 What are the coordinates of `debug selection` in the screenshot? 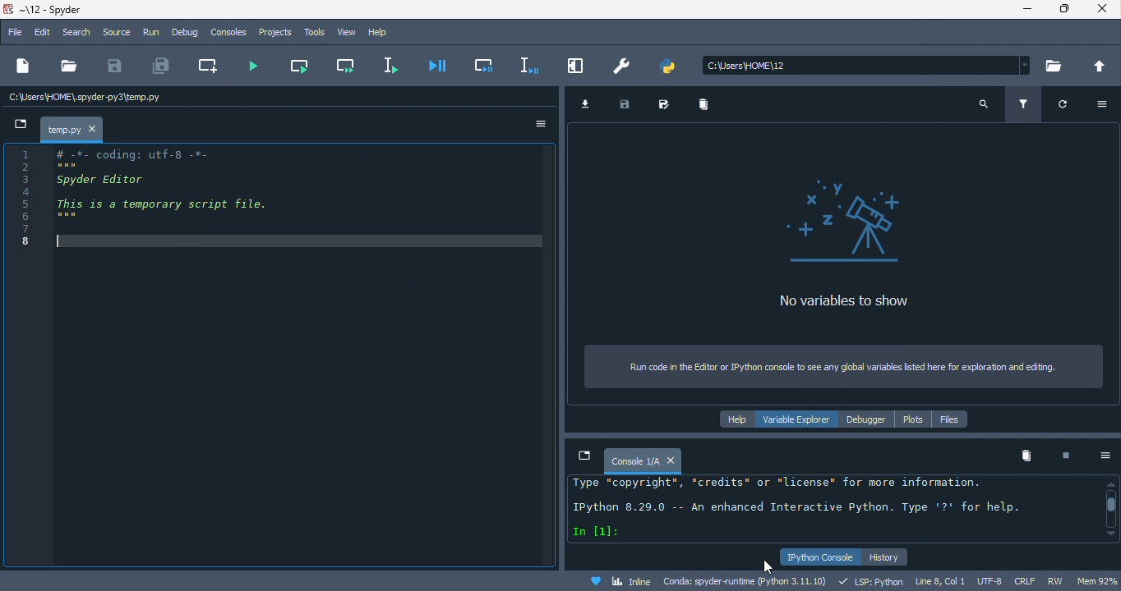 It's located at (528, 65).